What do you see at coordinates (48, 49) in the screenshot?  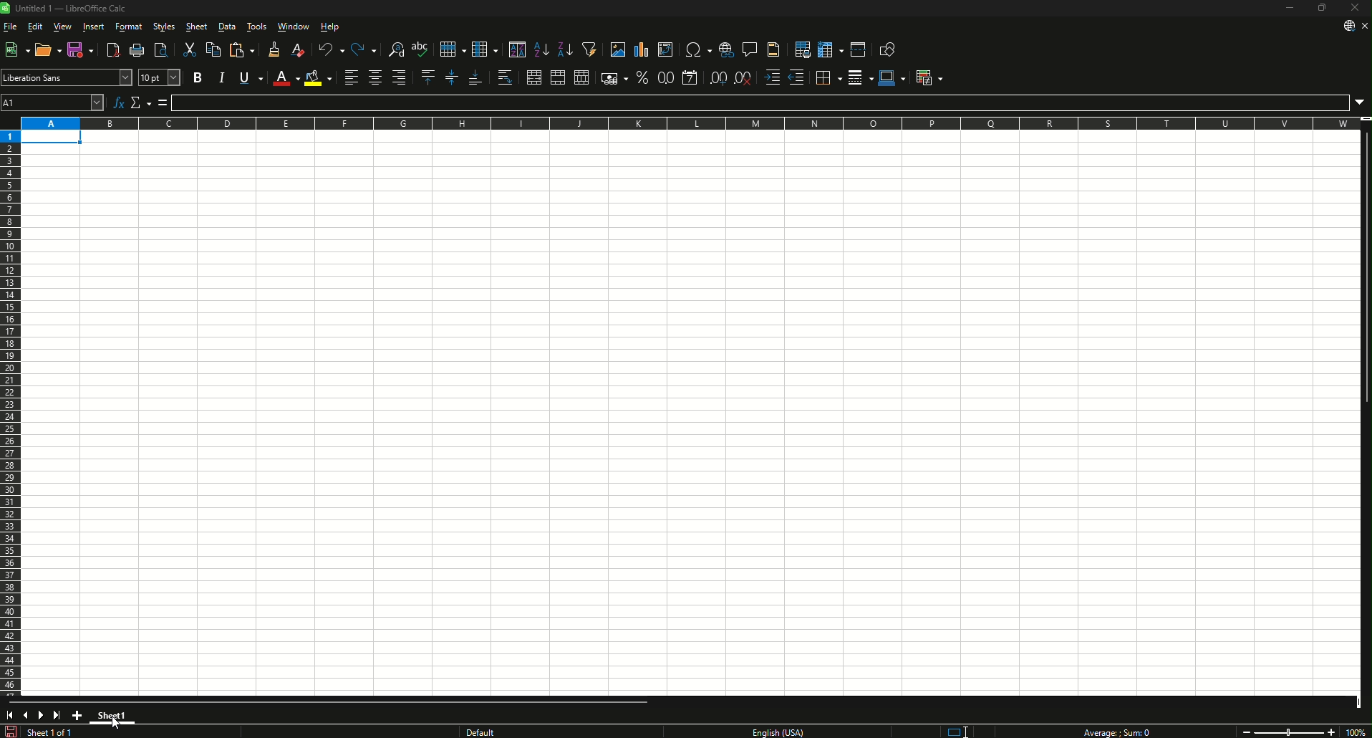 I see `Open` at bounding box center [48, 49].